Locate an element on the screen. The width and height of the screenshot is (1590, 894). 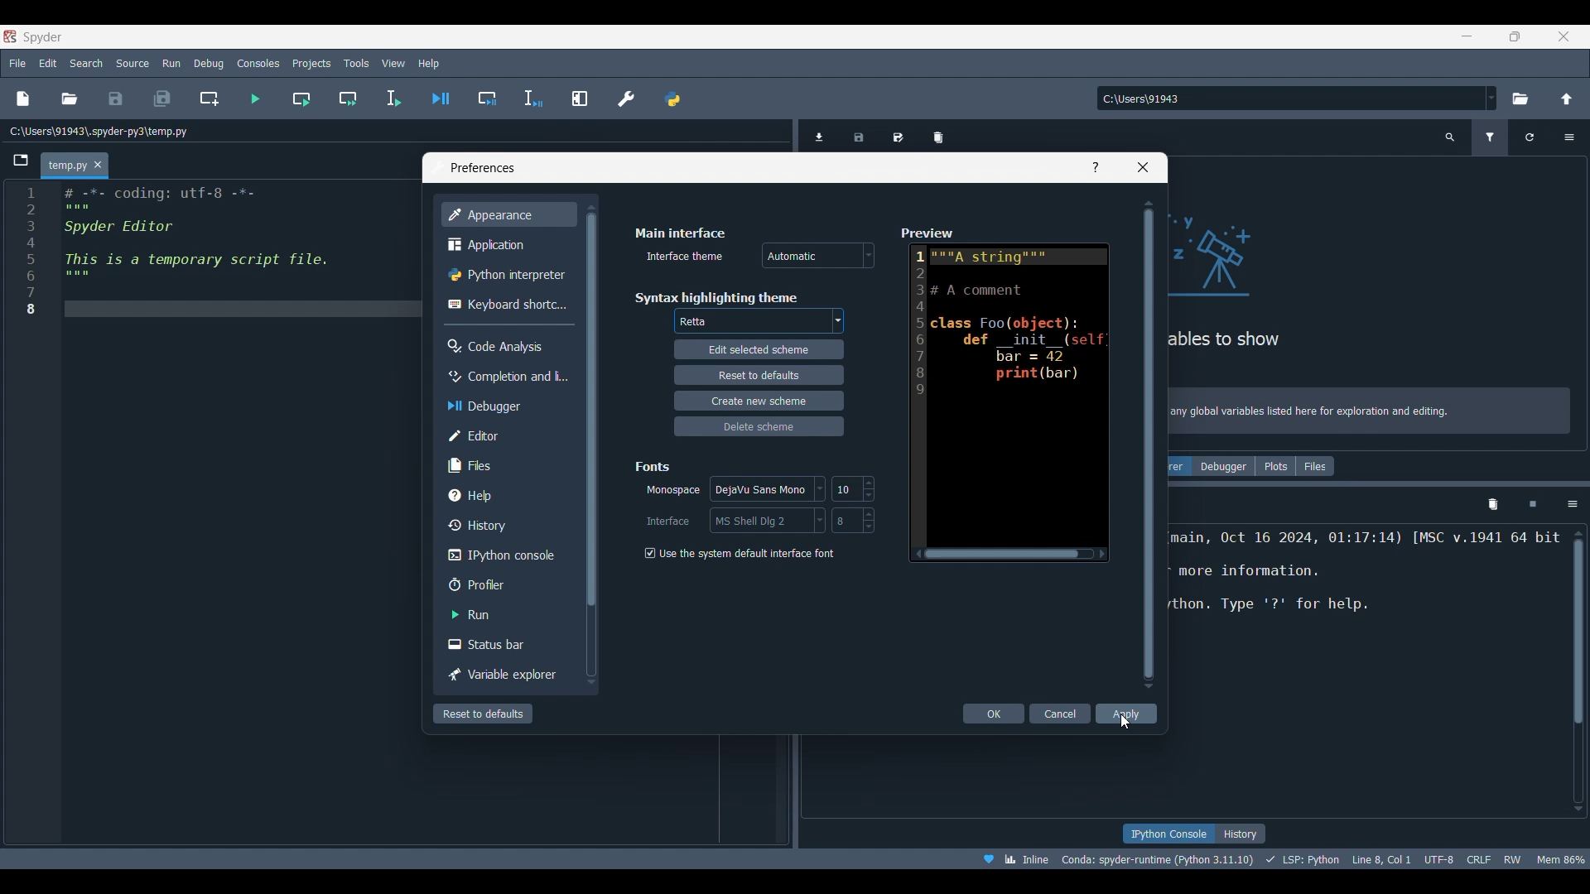
Options is located at coordinates (1568, 137).